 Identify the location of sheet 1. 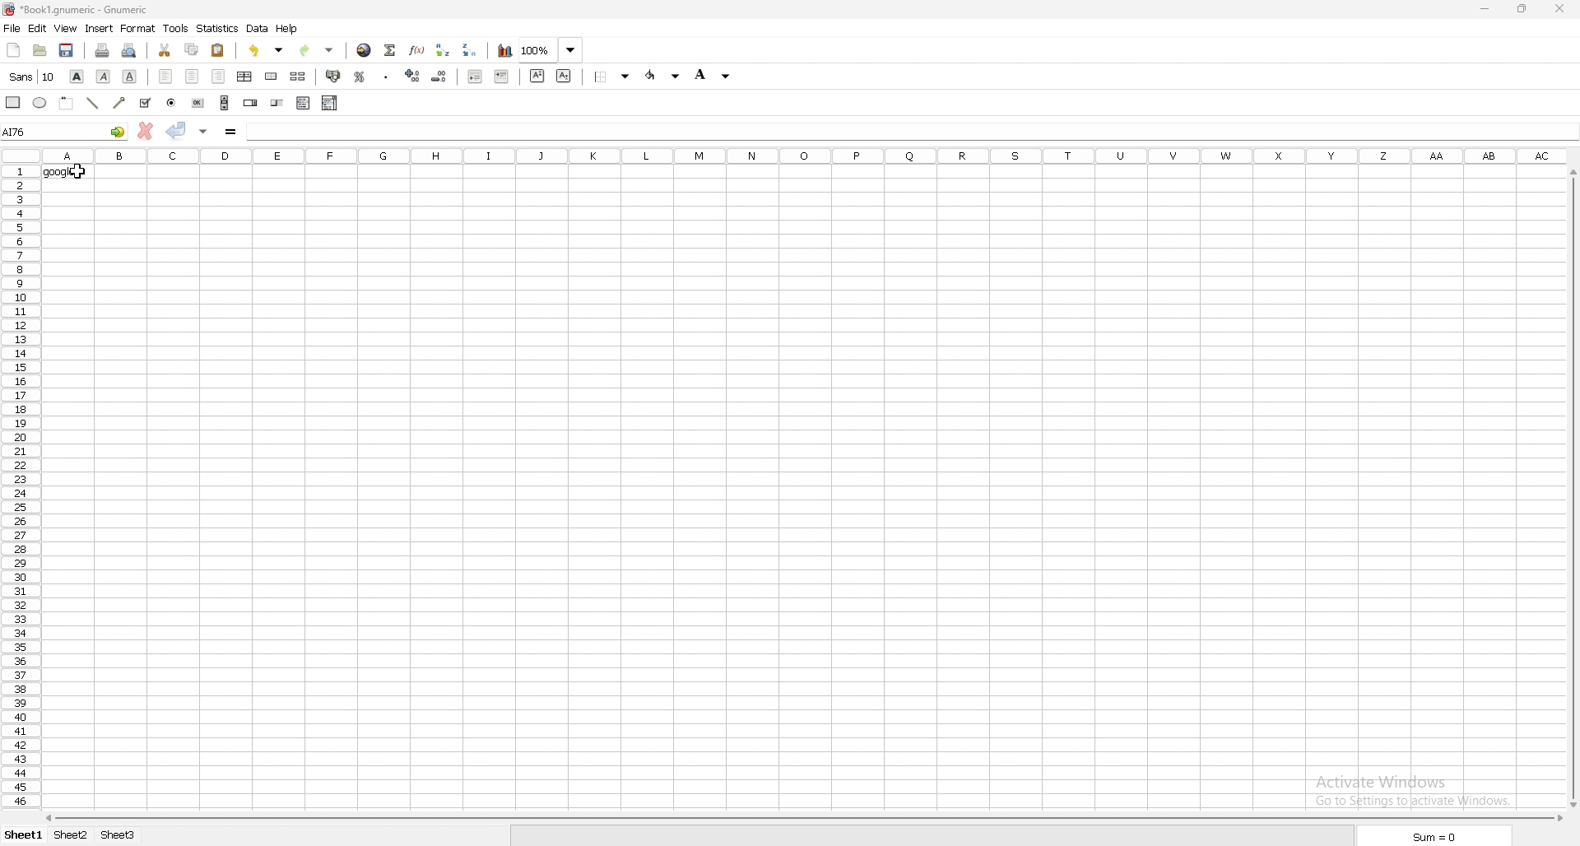
(25, 834).